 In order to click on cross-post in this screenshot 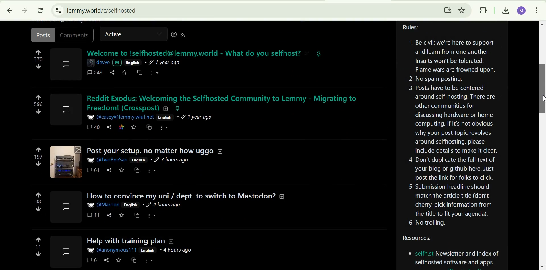, I will do `click(137, 215)`.